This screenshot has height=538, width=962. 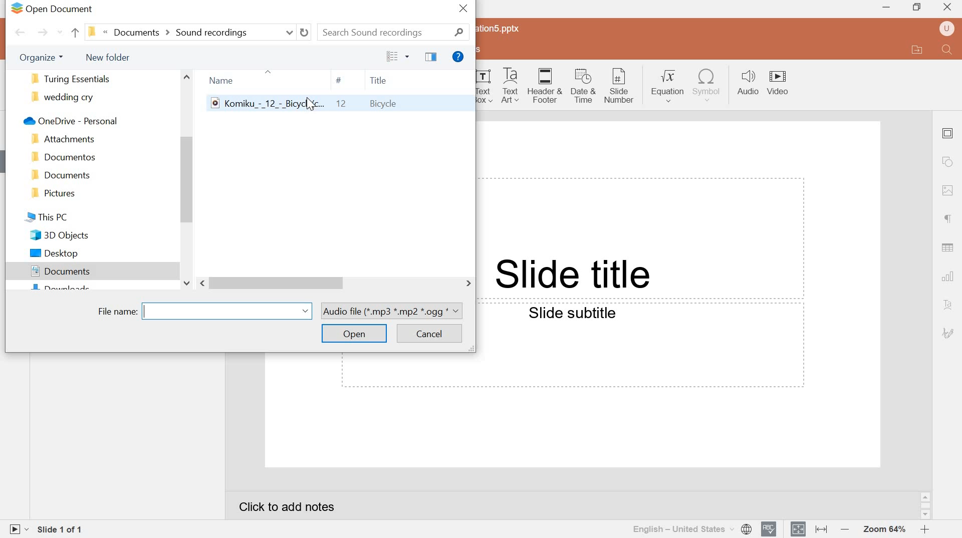 What do you see at coordinates (462, 11) in the screenshot?
I see `close window` at bounding box center [462, 11].